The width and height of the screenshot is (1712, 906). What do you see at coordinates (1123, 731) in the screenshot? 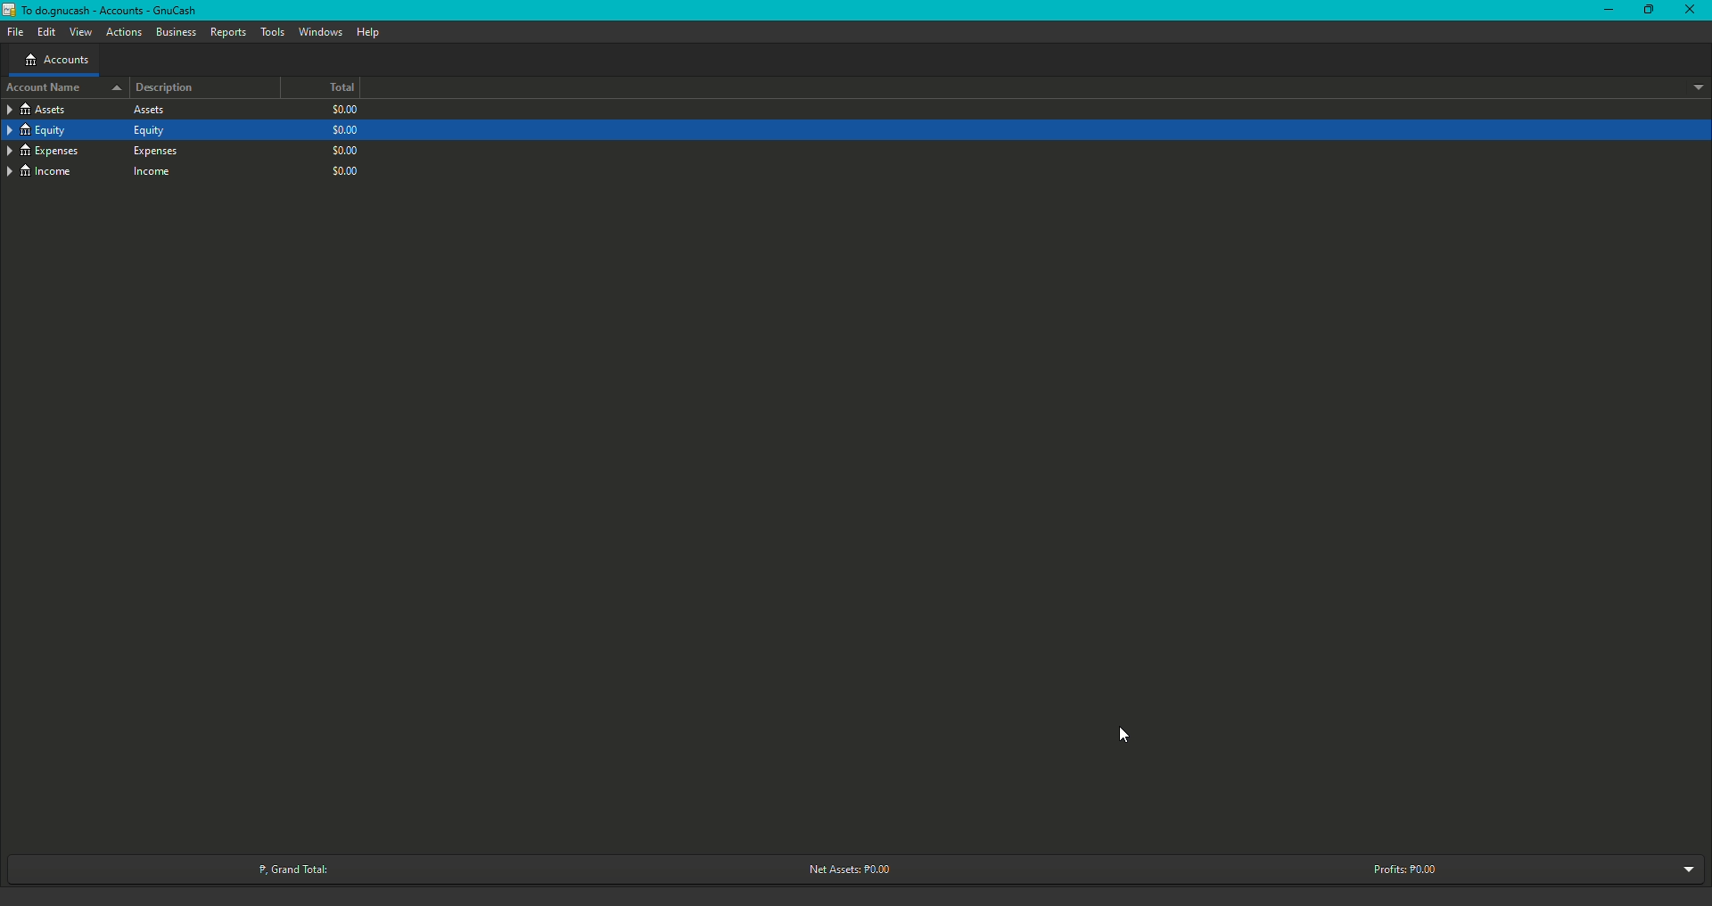
I see `Cursor` at bounding box center [1123, 731].